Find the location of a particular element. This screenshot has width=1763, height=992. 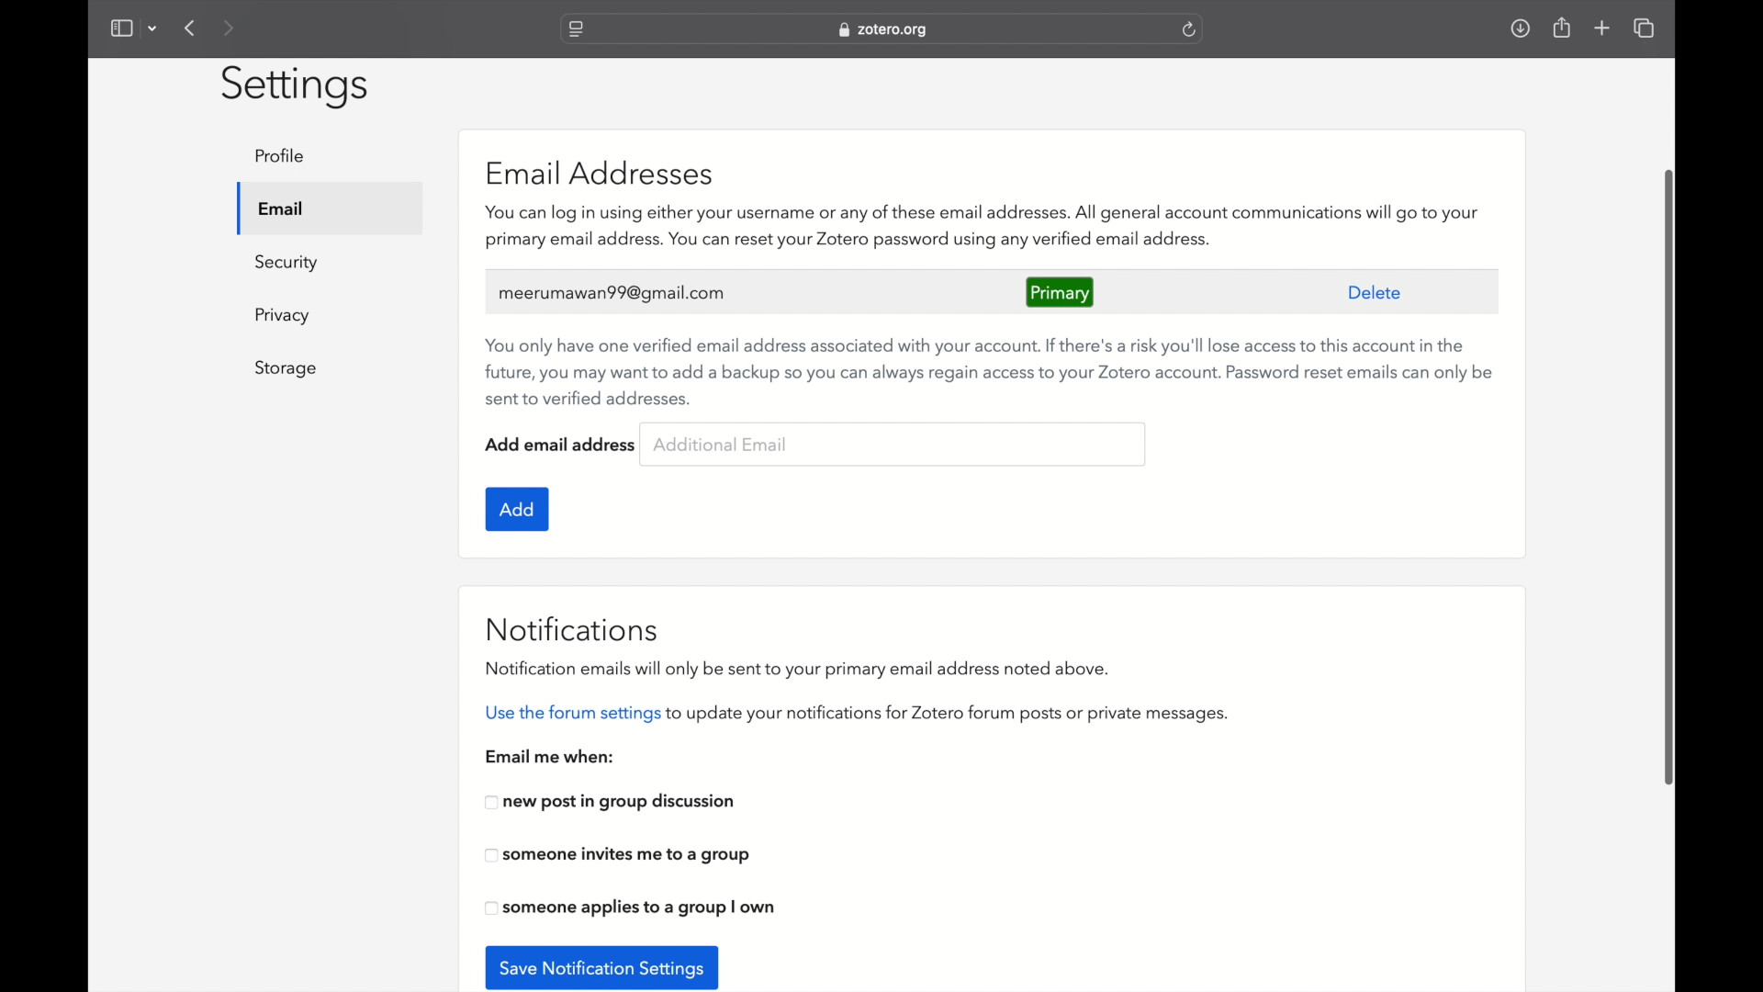

new post in group discussion is located at coordinates (612, 803).